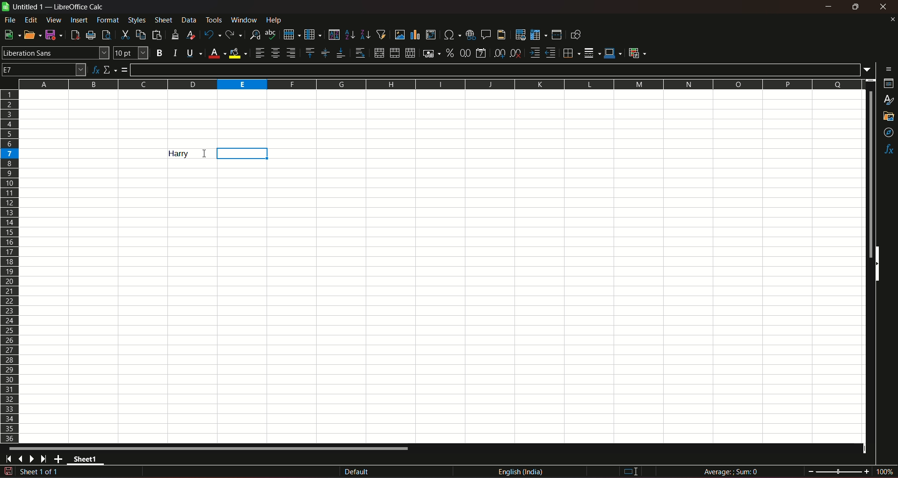 This screenshot has height=478, width=898. Describe the element at coordinates (522, 472) in the screenshot. I see `language` at that location.